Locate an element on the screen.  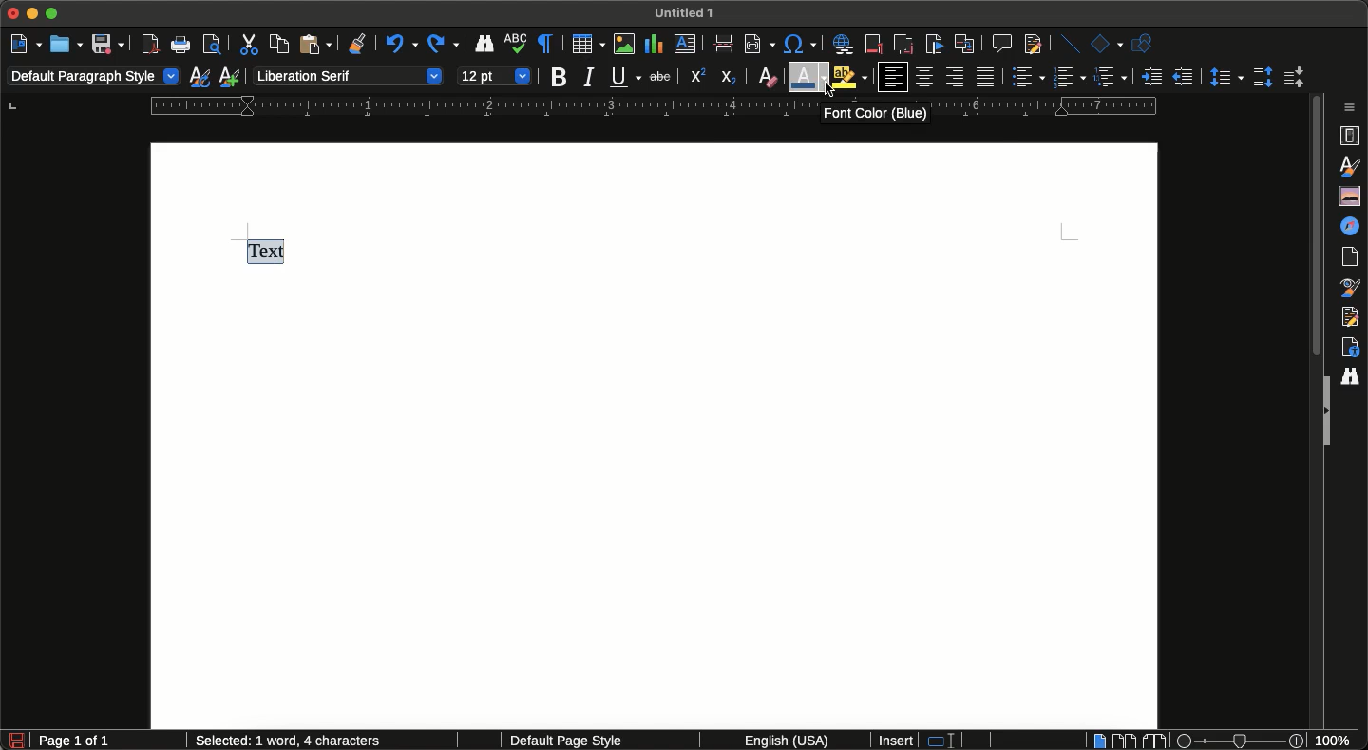
Increase is located at coordinates (1151, 76).